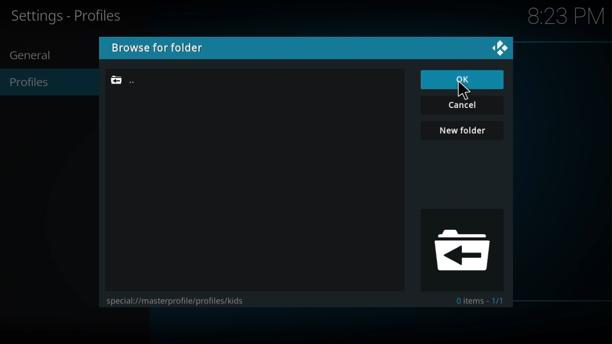  Describe the element at coordinates (463, 106) in the screenshot. I see `Cancel` at that location.